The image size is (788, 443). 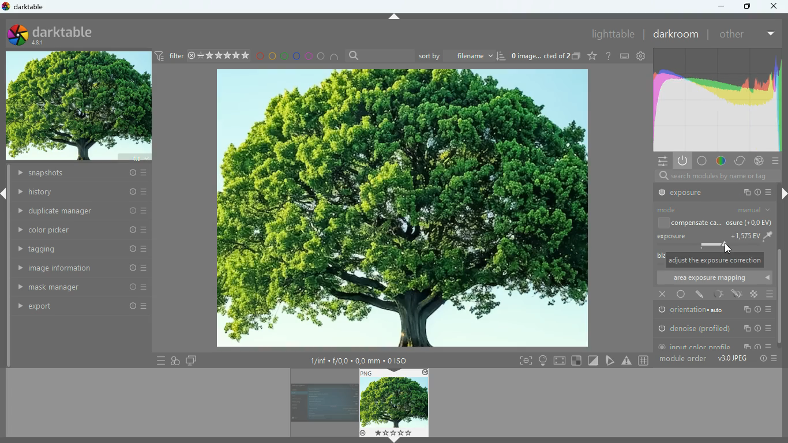 What do you see at coordinates (719, 209) in the screenshot?
I see `mode` at bounding box center [719, 209].